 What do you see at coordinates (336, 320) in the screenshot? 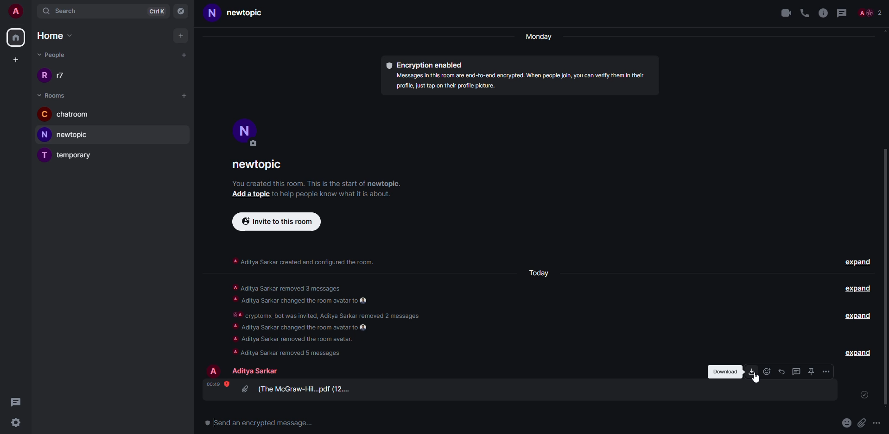
I see `info` at bounding box center [336, 320].